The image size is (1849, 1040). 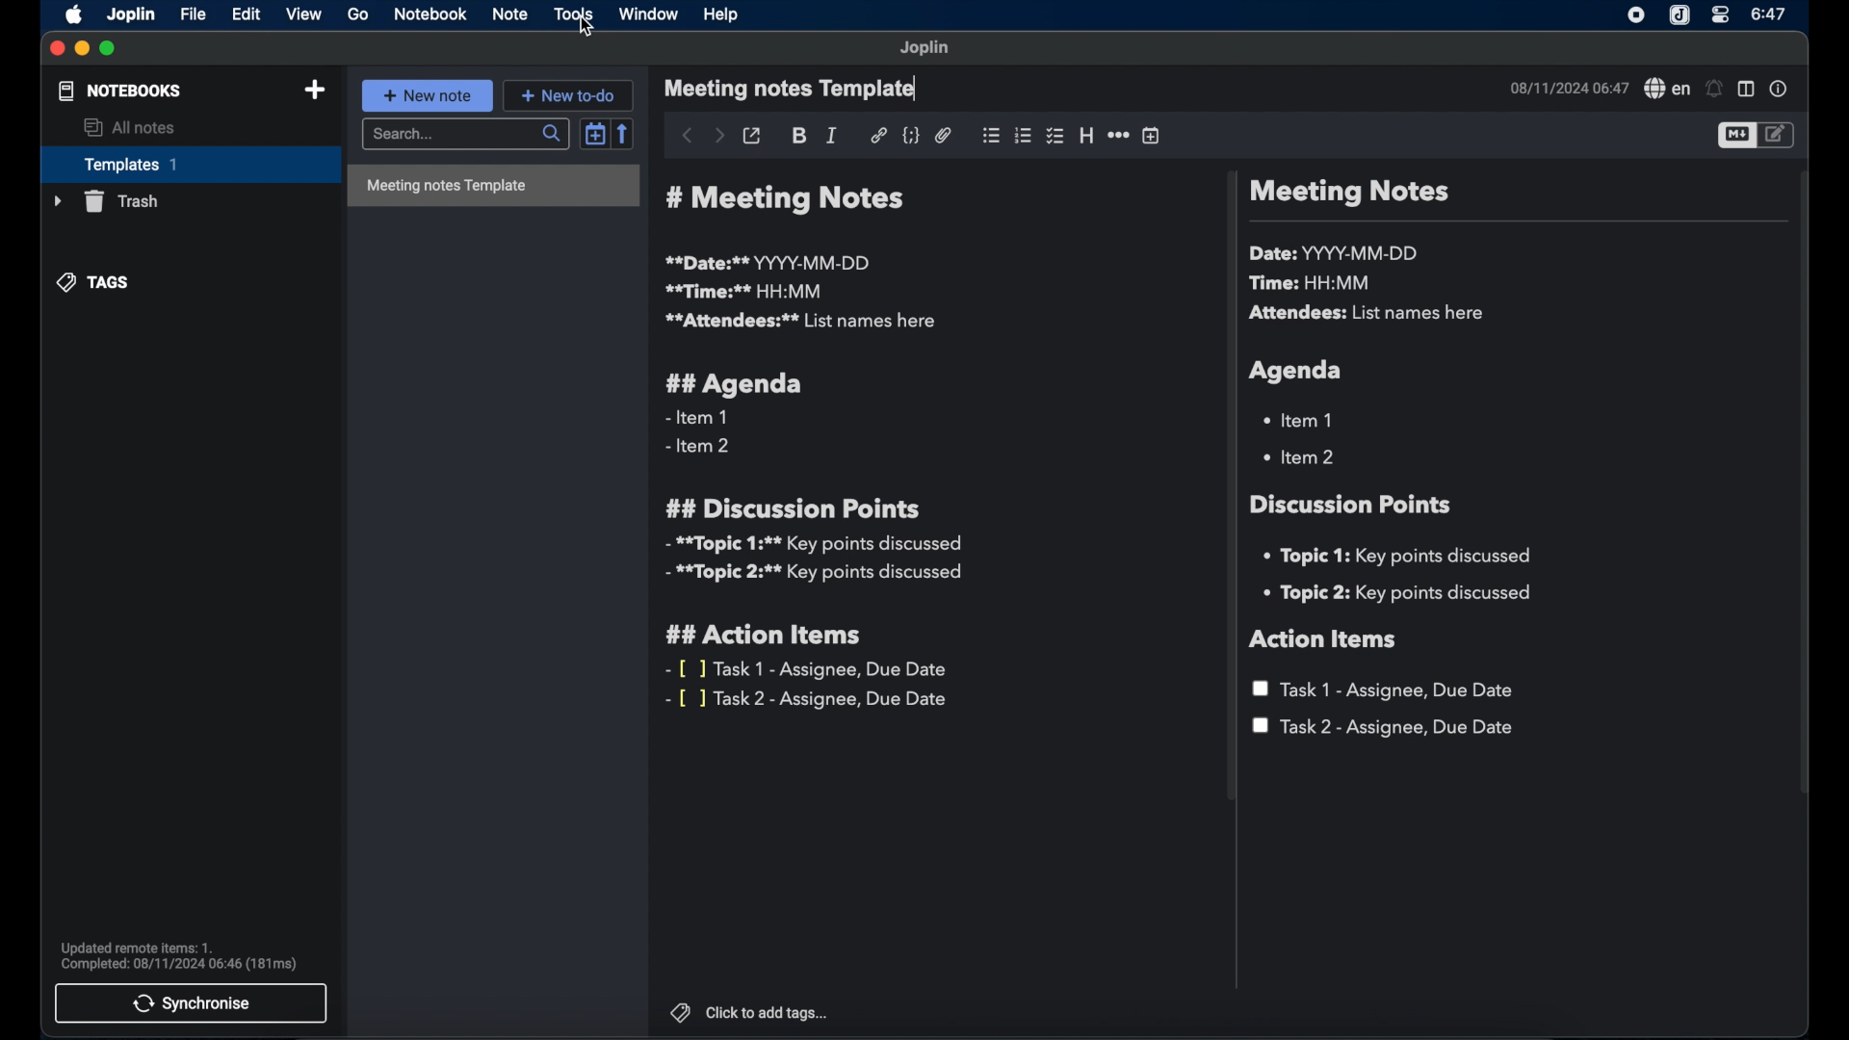 I want to click on tags, so click(x=95, y=282).